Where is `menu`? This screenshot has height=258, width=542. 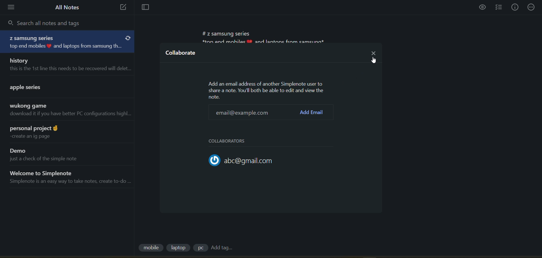 menu is located at coordinates (13, 7).